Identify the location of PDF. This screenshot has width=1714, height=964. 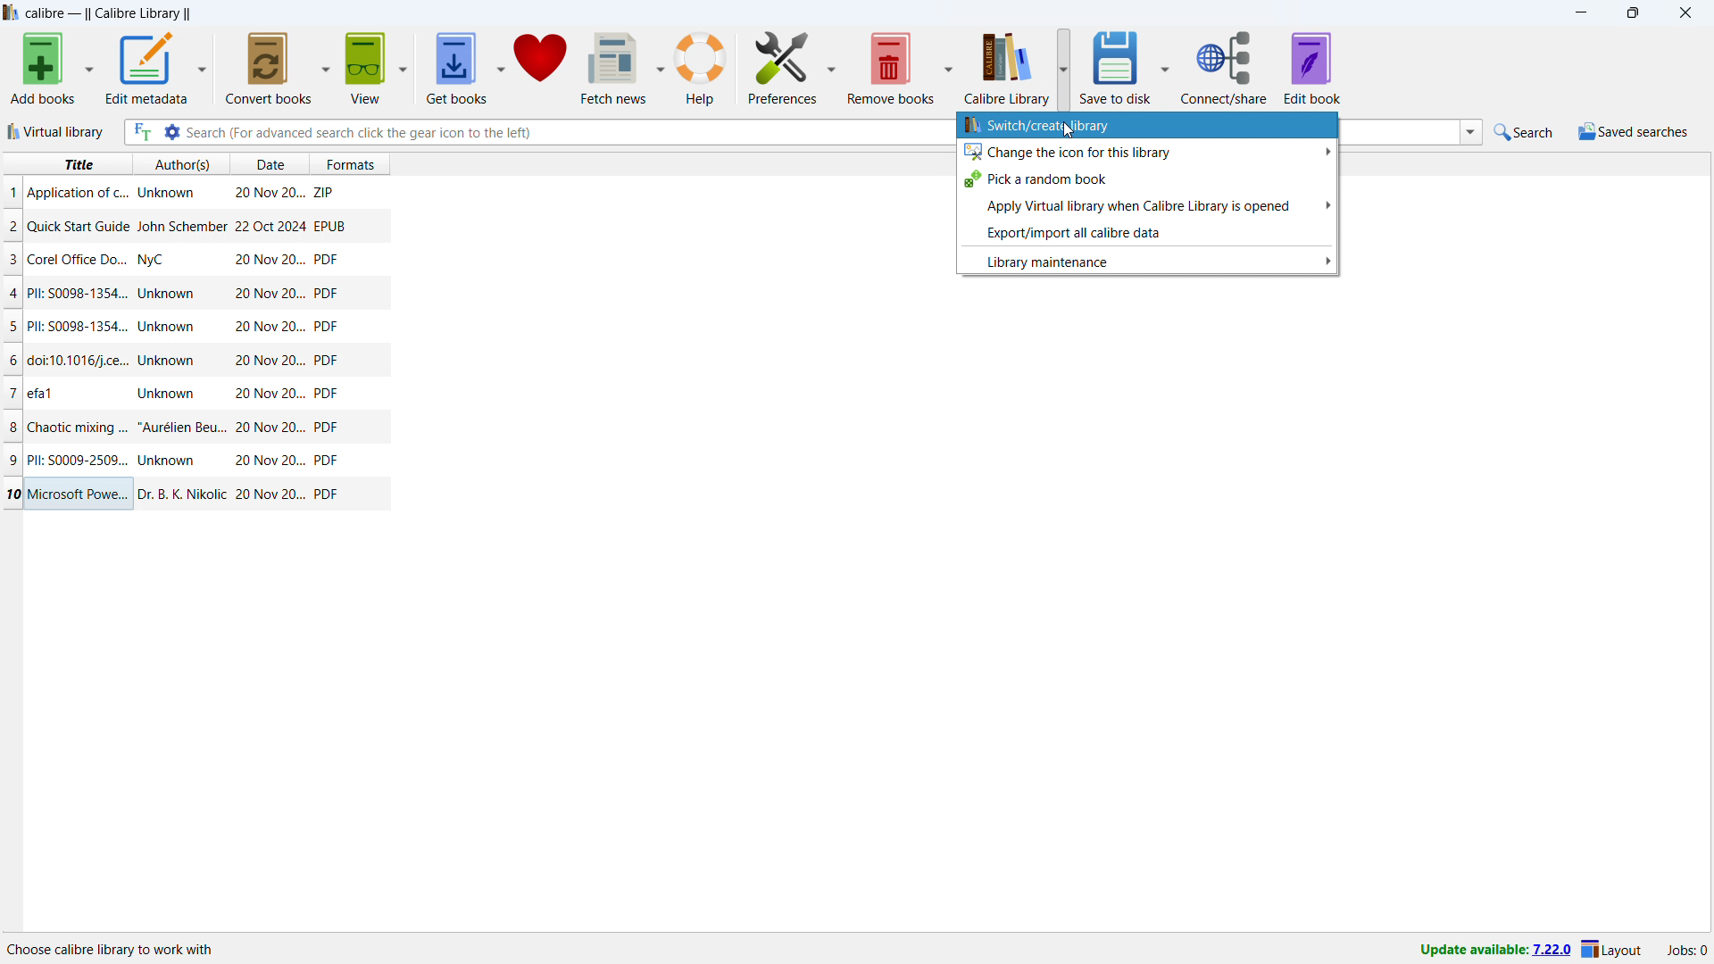
(327, 494).